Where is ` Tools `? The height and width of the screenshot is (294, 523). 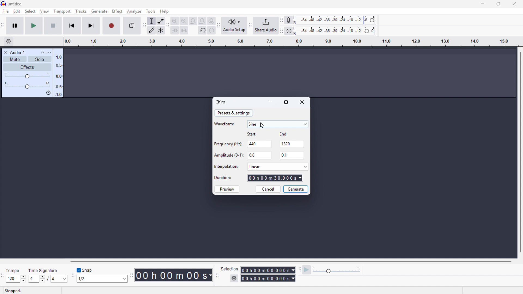  Tools  is located at coordinates (151, 11).